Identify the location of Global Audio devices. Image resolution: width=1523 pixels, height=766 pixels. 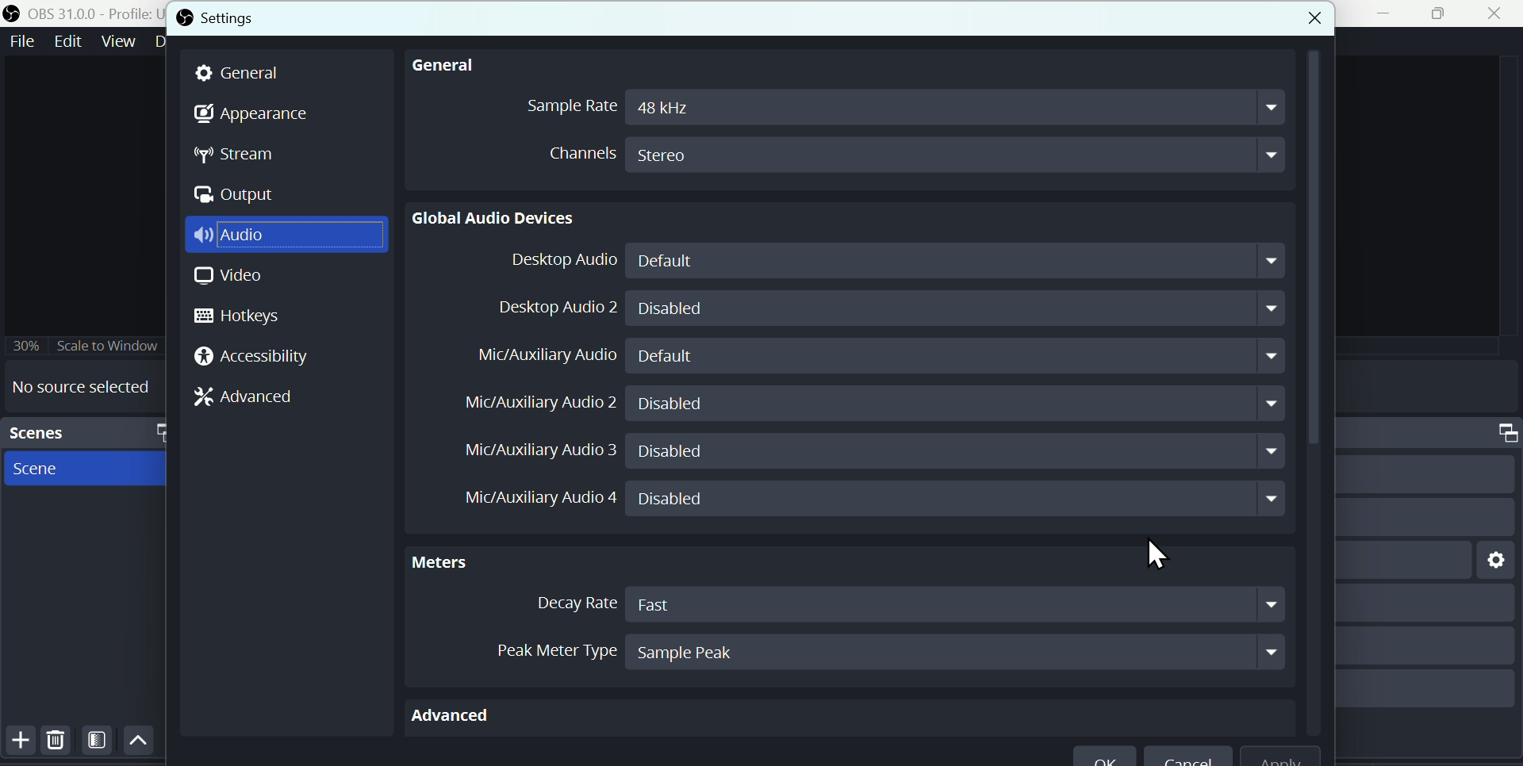
(501, 218).